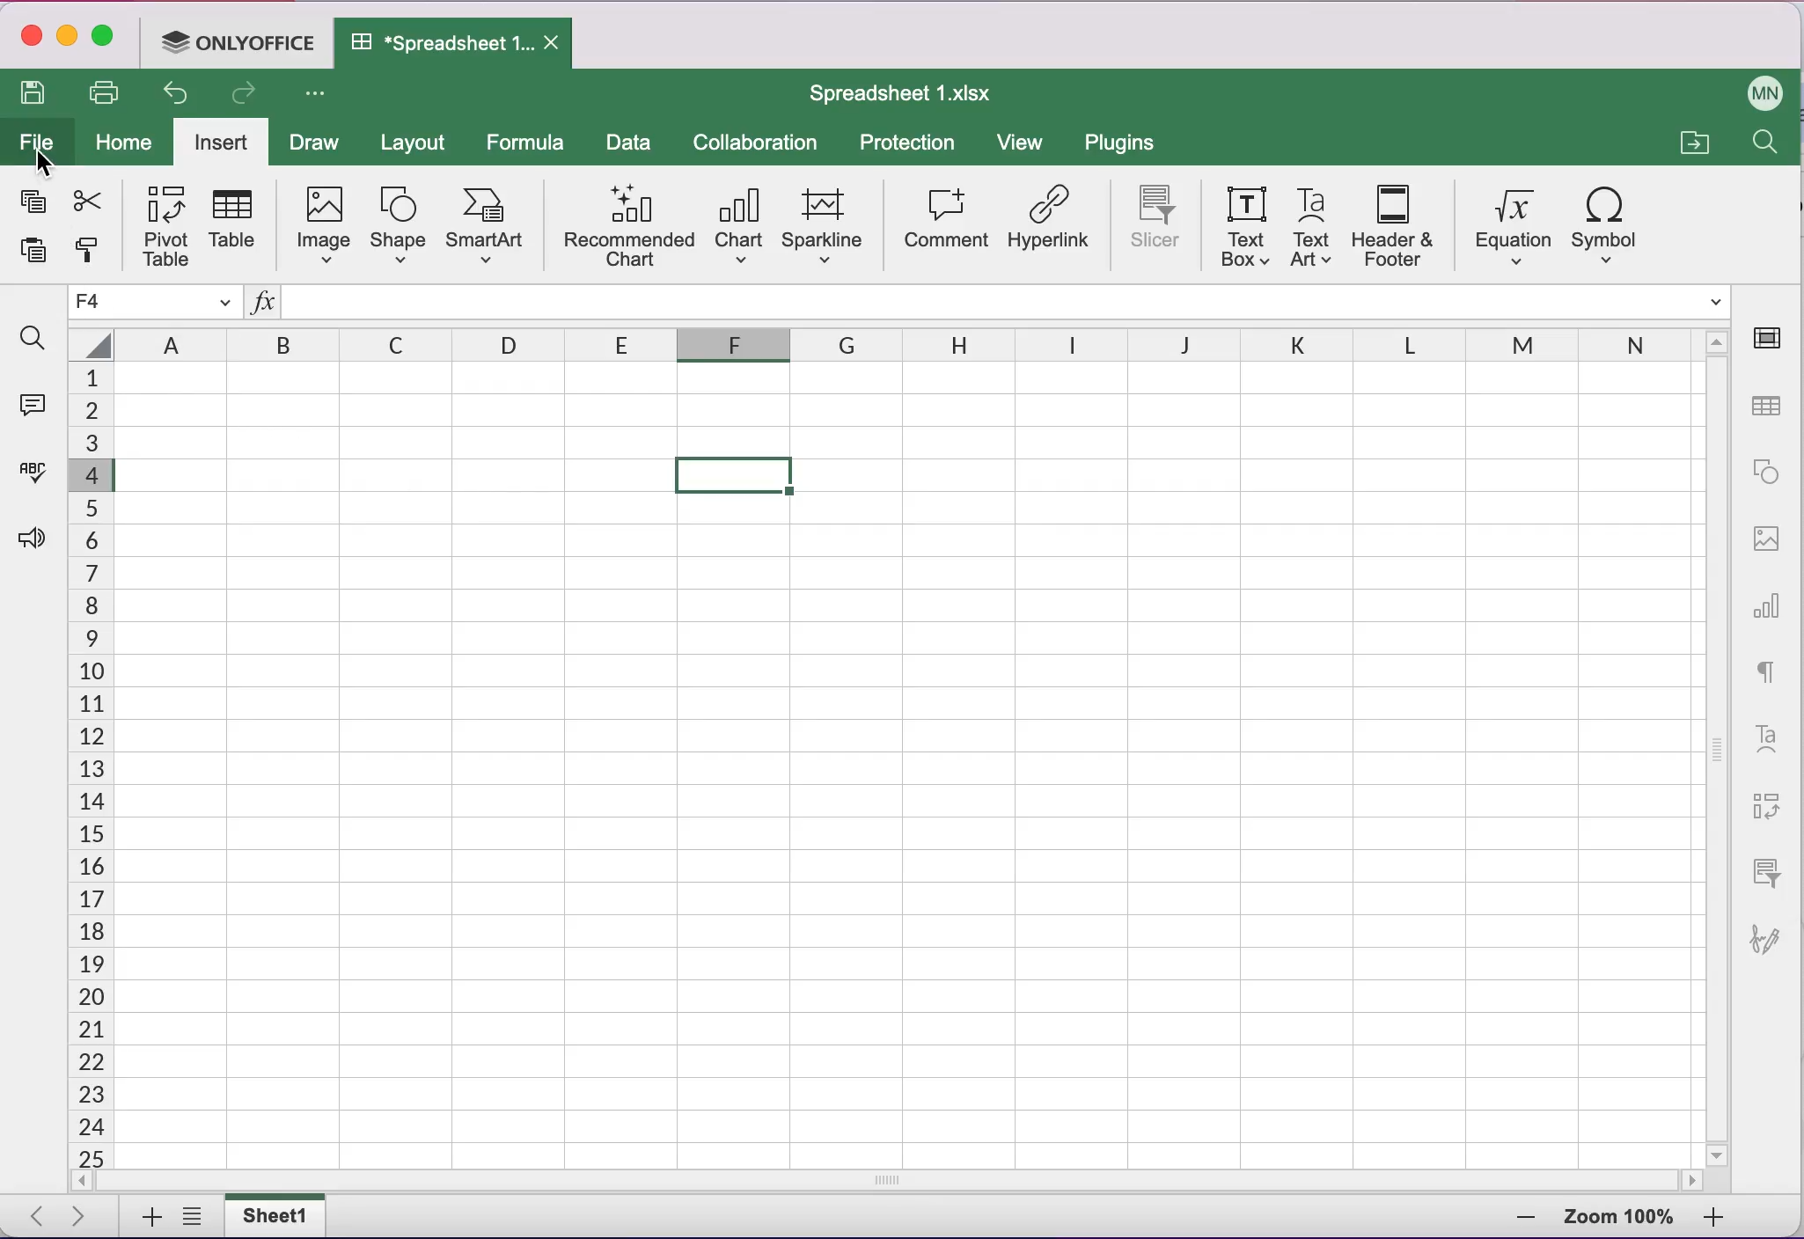 This screenshot has width=1804, height=1239. Describe the element at coordinates (1157, 225) in the screenshot. I see `slicer` at that location.